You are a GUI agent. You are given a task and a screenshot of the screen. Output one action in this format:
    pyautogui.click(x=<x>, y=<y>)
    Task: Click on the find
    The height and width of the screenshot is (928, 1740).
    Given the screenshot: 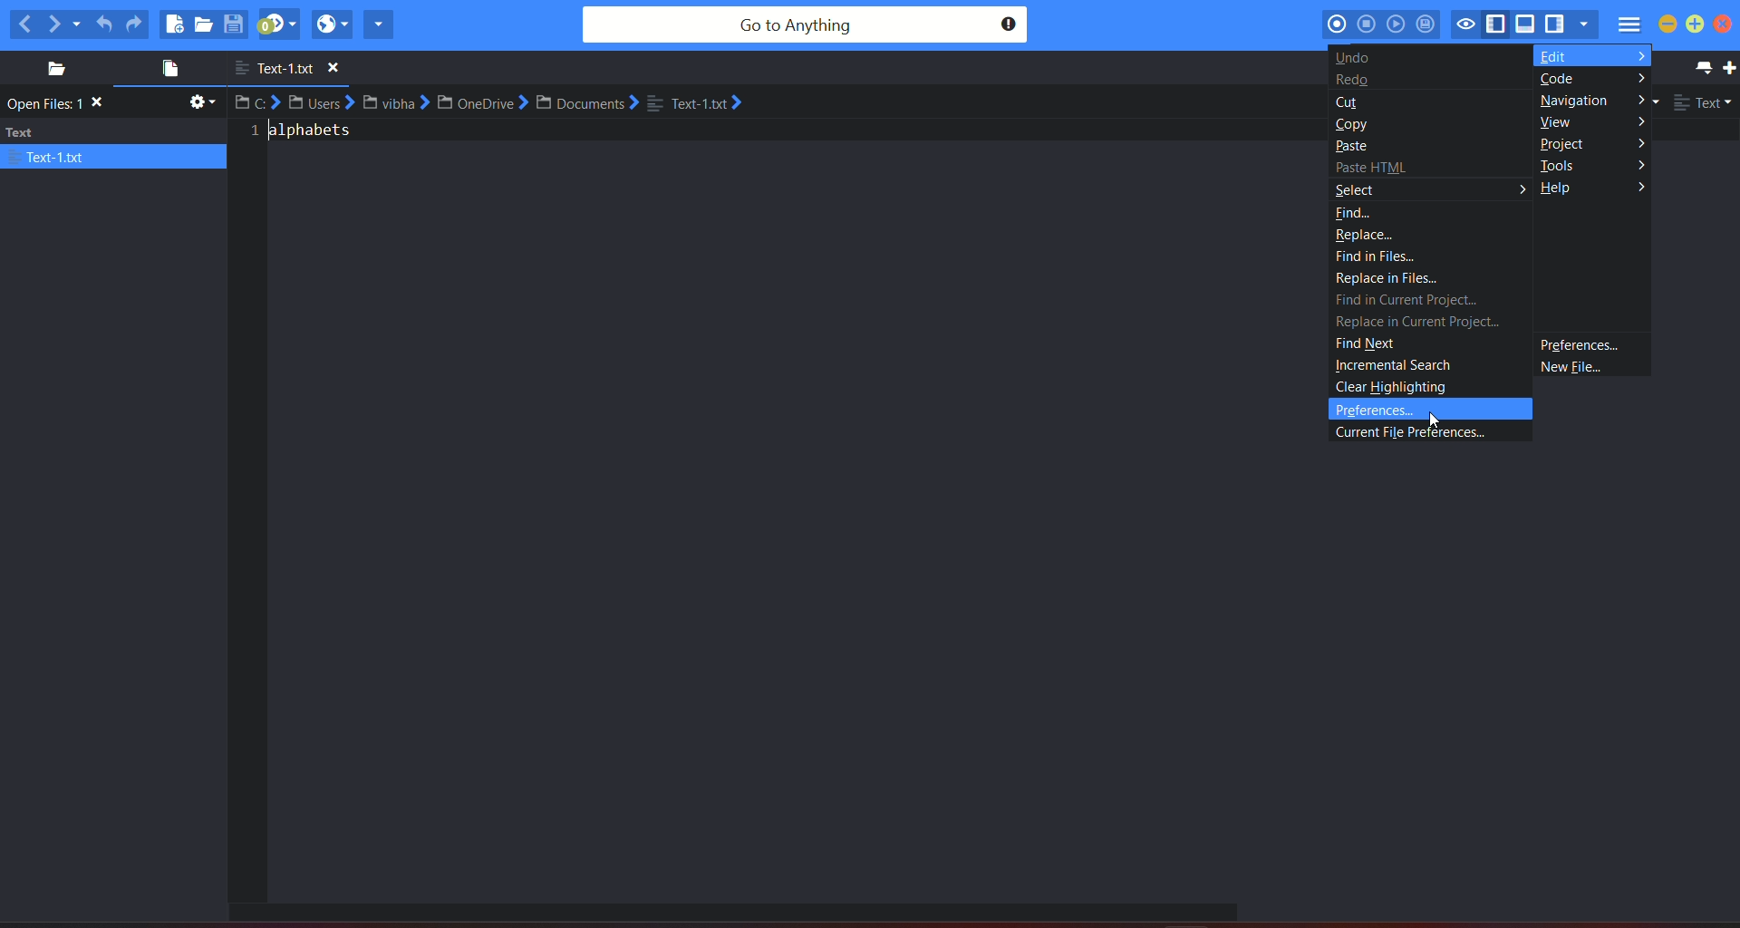 What is the action you would take?
    pyautogui.click(x=1358, y=211)
    